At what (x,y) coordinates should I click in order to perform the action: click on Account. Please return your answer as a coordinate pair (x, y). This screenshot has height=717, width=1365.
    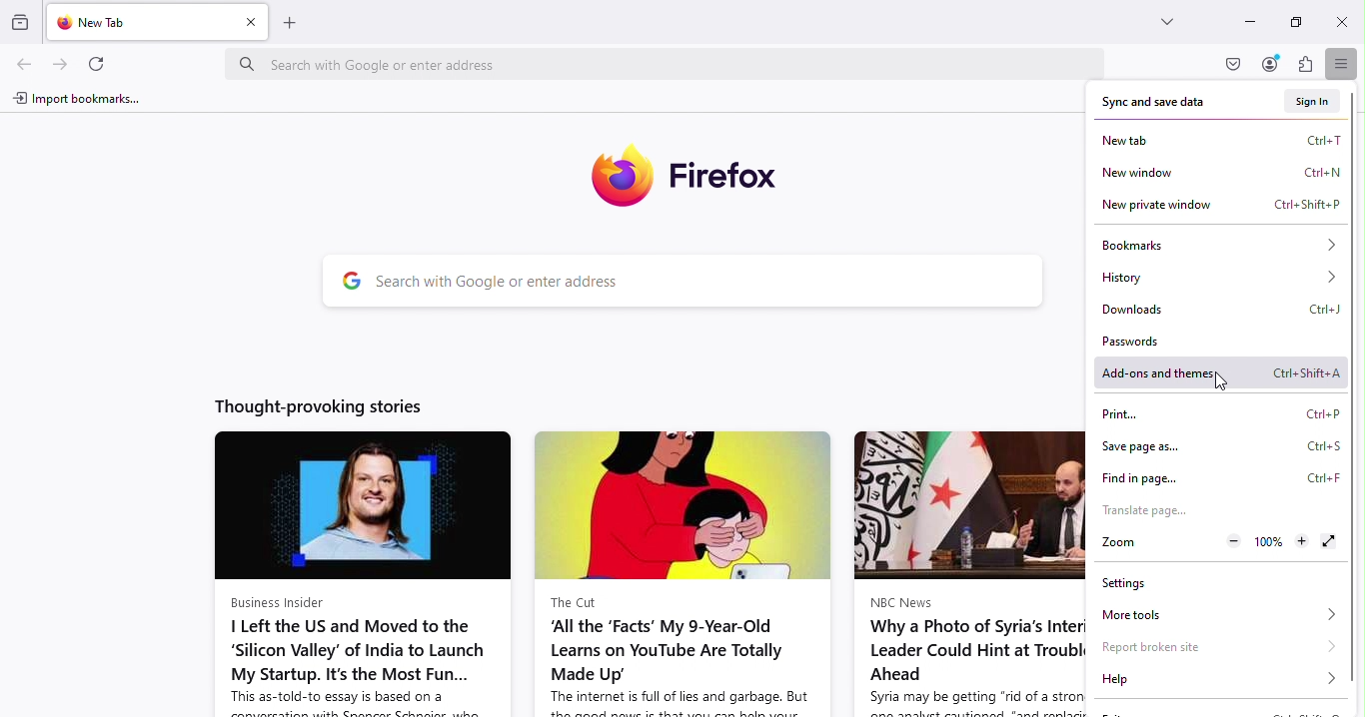
    Looking at the image, I should click on (1266, 65).